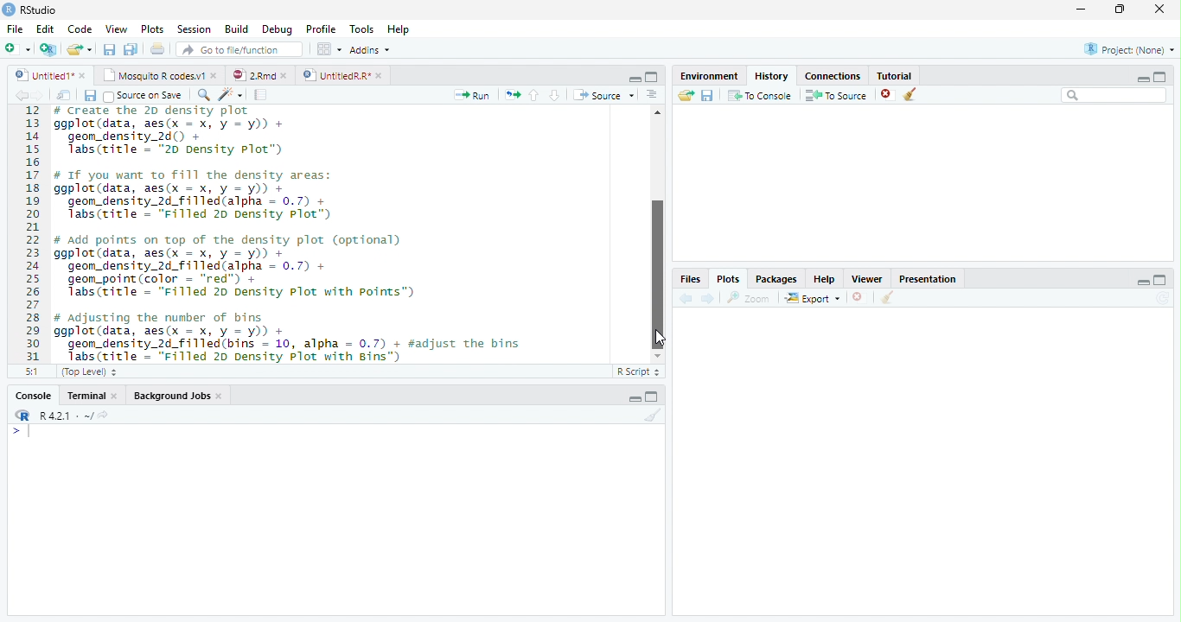 The width and height of the screenshot is (1181, 622). I want to click on GO to file/function, so click(236, 49).